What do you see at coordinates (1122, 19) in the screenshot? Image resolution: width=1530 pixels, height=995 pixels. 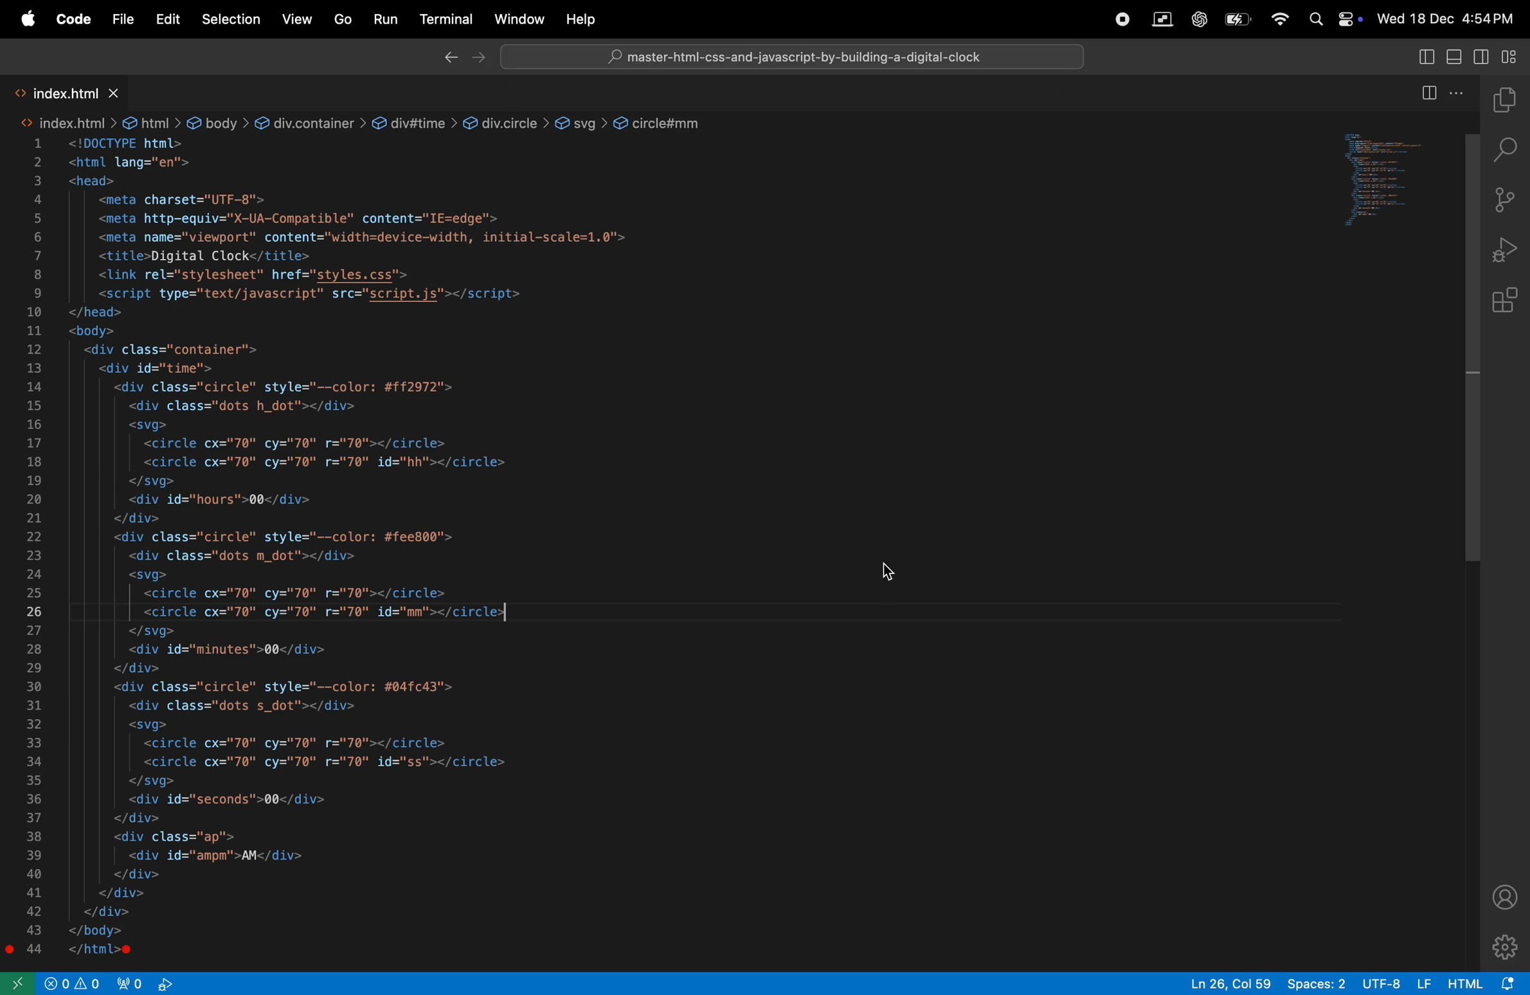 I see `record` at bounding box center [1122, 19].